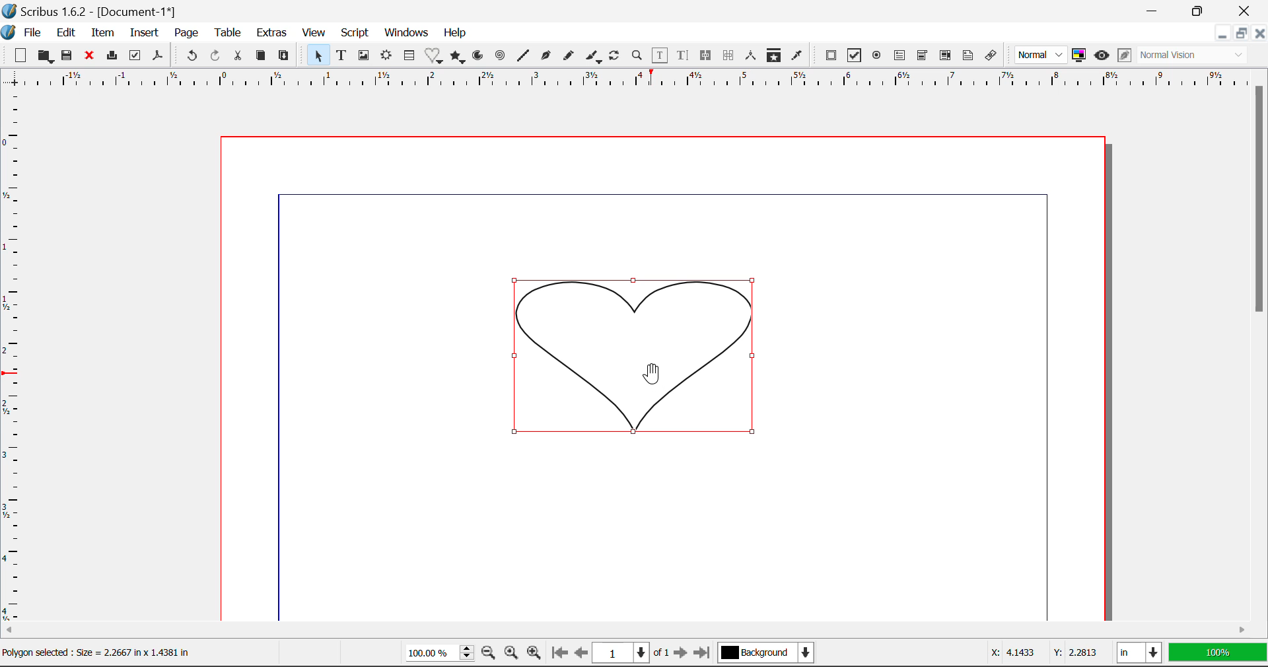 This screenshot has width=1268, height=667. What do you see at coordinates (683, 57) in the screenshot?
I see `Edit Text in Story Editor` at bounding box center [683, 57].